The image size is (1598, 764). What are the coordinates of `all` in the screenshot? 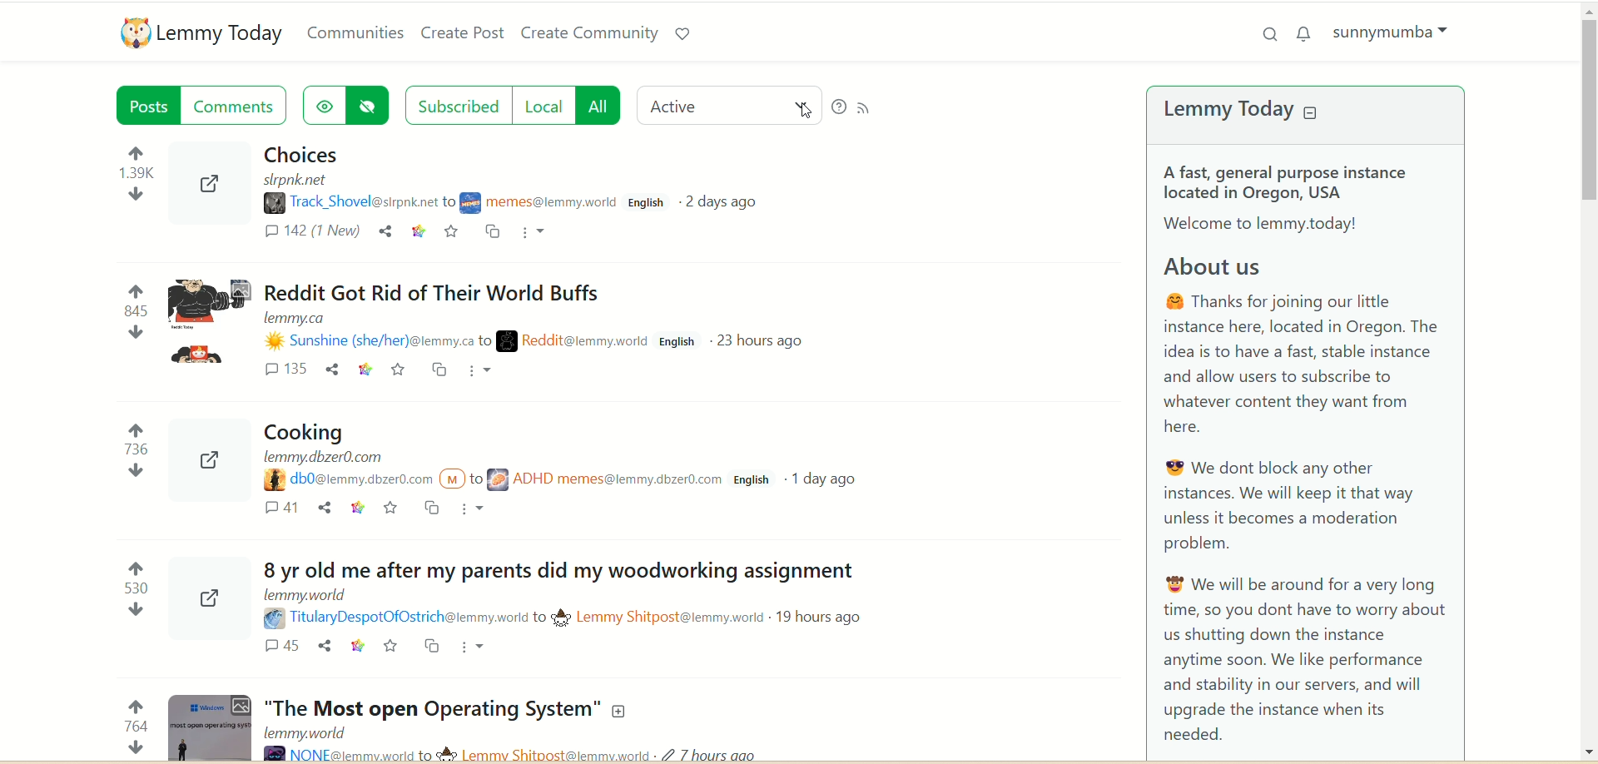 It's located at (606, 105).